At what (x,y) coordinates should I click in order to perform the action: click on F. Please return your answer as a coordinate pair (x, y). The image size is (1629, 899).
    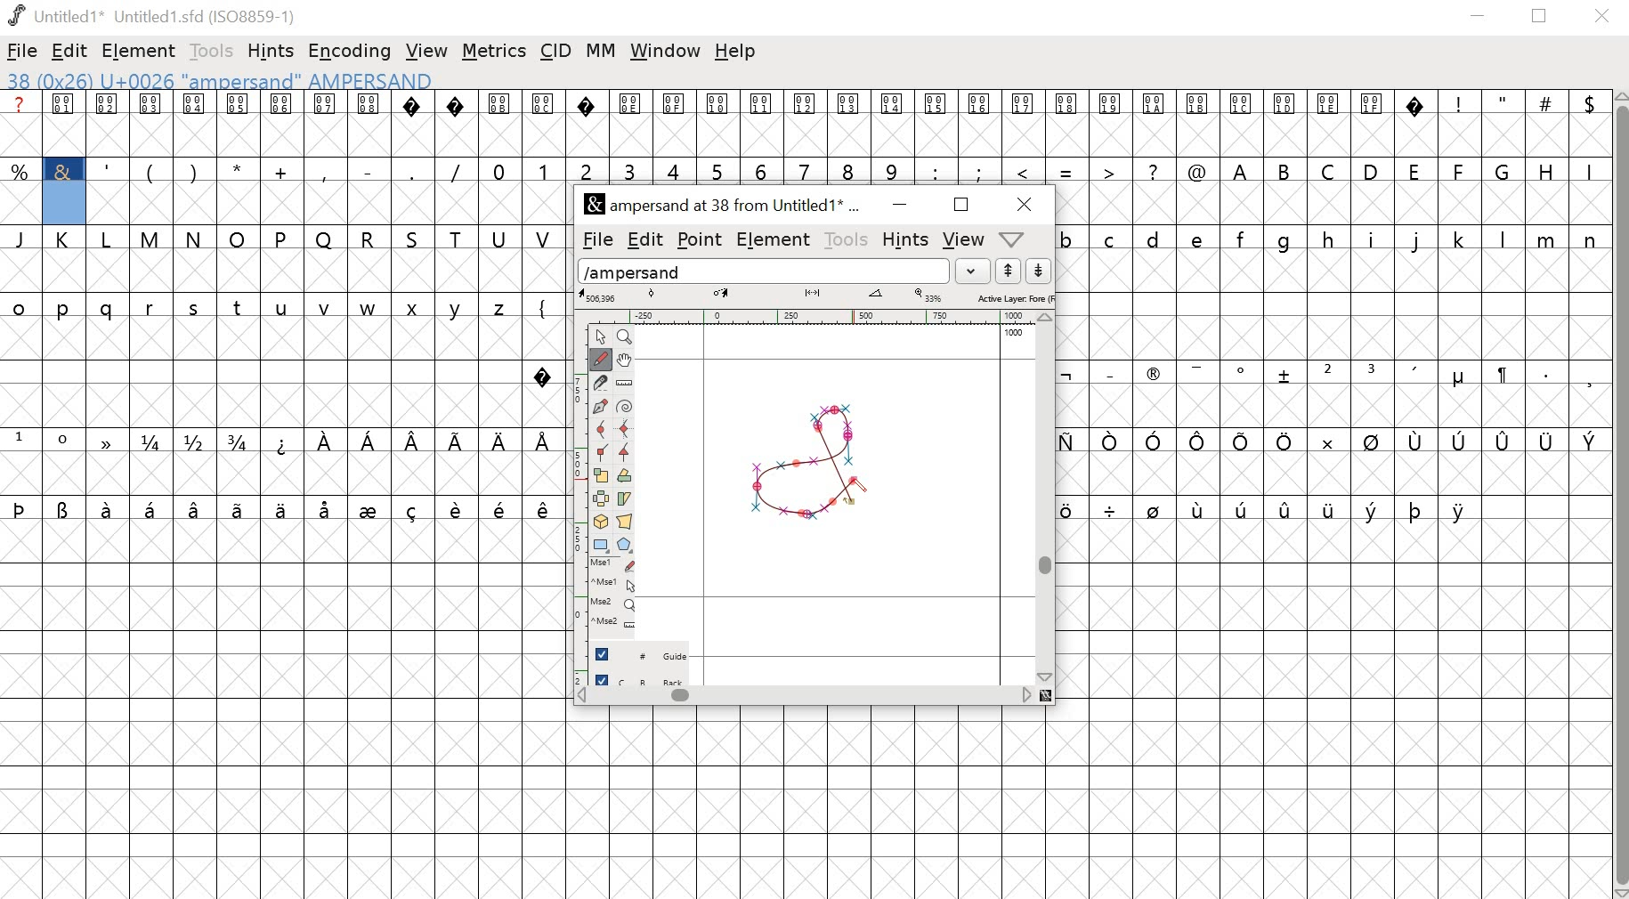
    Looking at the image, I should click on (1461, 171).